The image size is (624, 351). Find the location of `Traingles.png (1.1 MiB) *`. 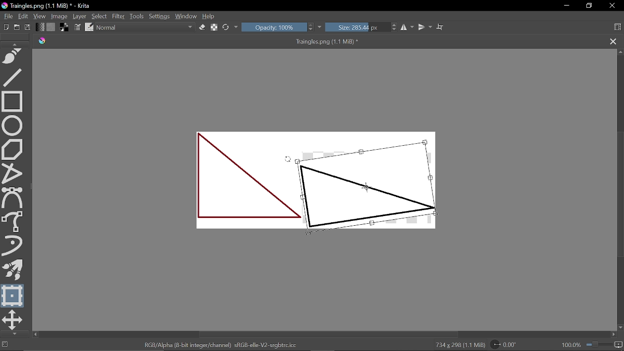

Traingles.png (1.1 MiB) * is located at coordinates (214, 41).